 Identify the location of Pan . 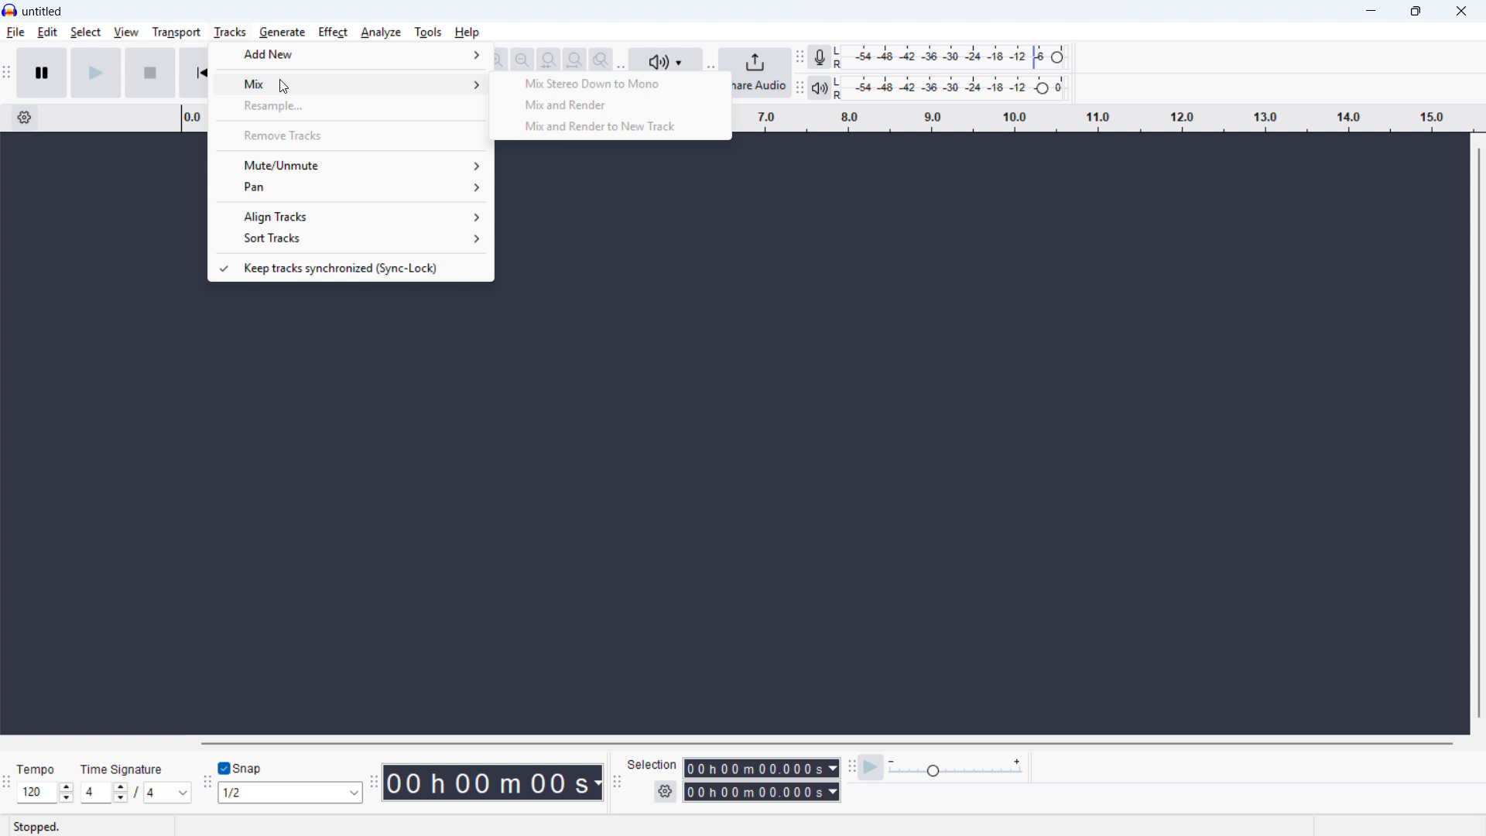
(350, 187).